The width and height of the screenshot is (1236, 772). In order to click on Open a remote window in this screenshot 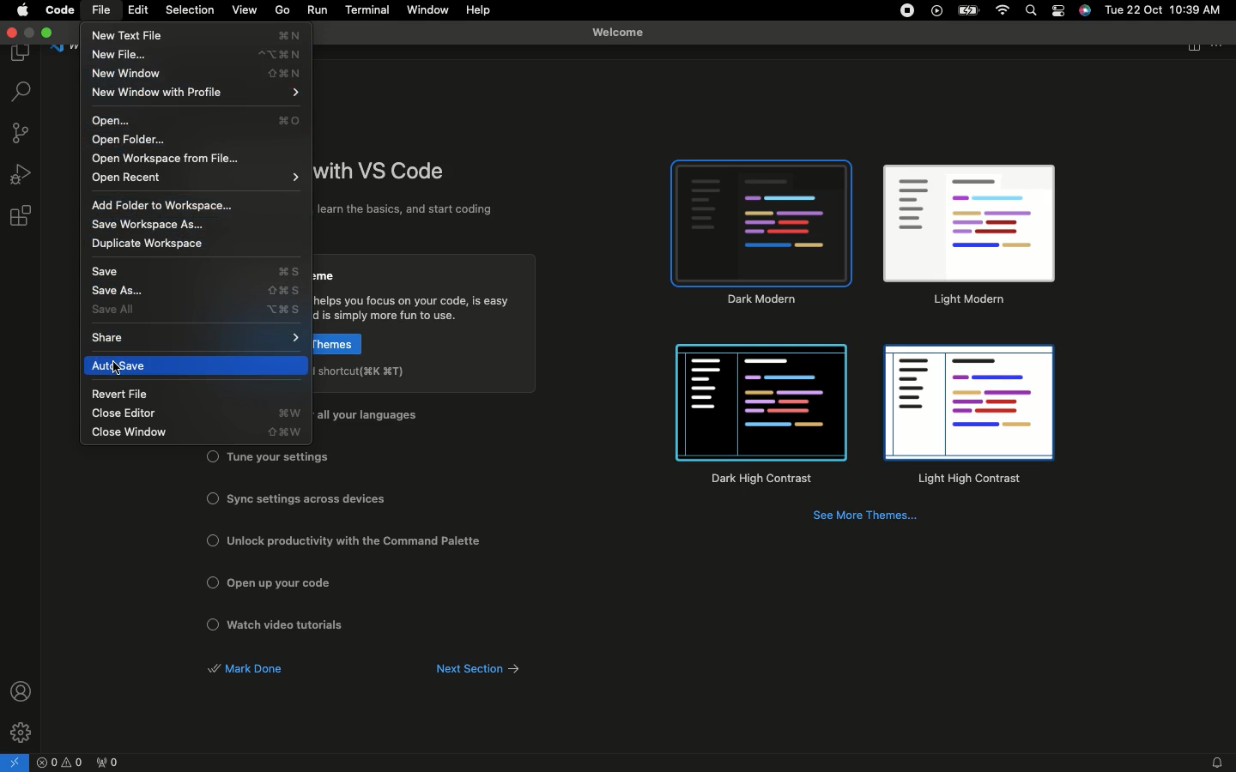, I will do `click(17, 761)`.